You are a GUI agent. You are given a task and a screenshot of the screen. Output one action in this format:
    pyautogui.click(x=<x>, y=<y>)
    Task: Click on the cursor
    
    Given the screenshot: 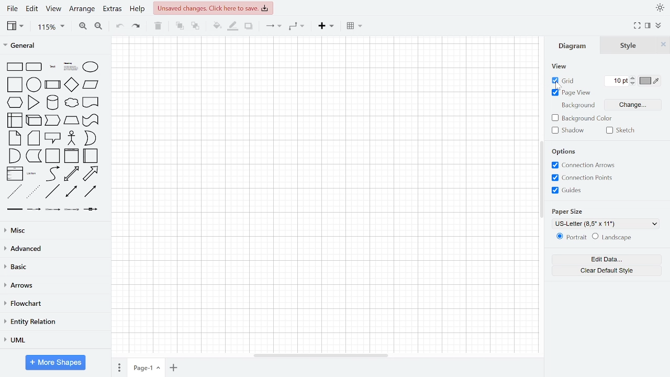 What is the action you would take?
    pyautogui.click(x=560, y=86)
    